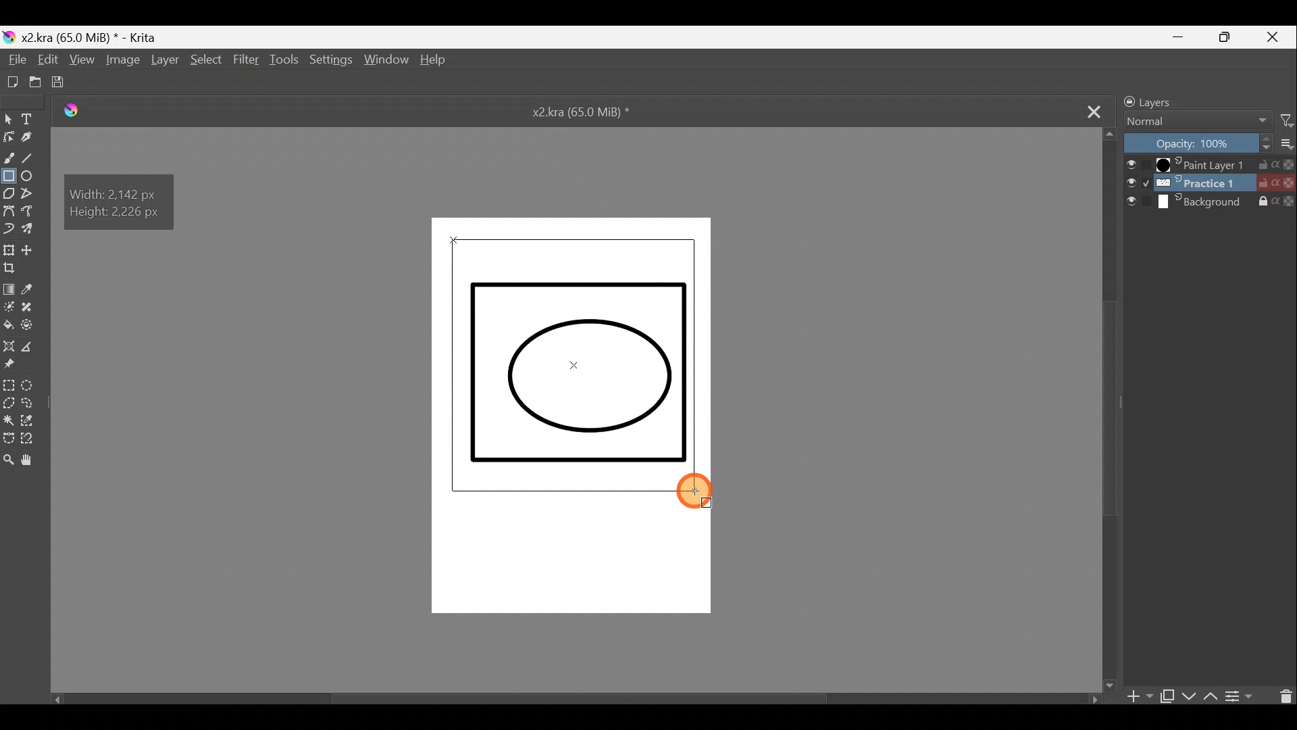 The image size is (1297, 730). I want to click on Dynamic brush tool, so click(9, 229).